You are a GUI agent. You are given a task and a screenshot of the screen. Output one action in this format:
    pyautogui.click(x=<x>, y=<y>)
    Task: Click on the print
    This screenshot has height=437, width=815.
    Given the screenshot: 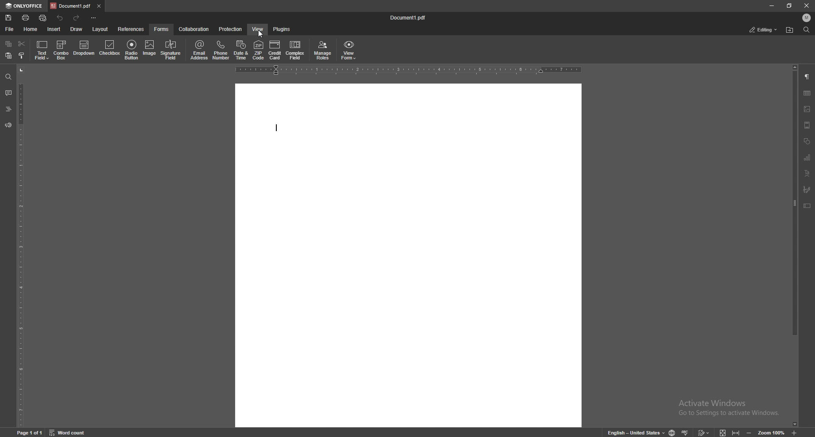 What is the action you would take?
    pyautogui.click(x=26, y=17)
    